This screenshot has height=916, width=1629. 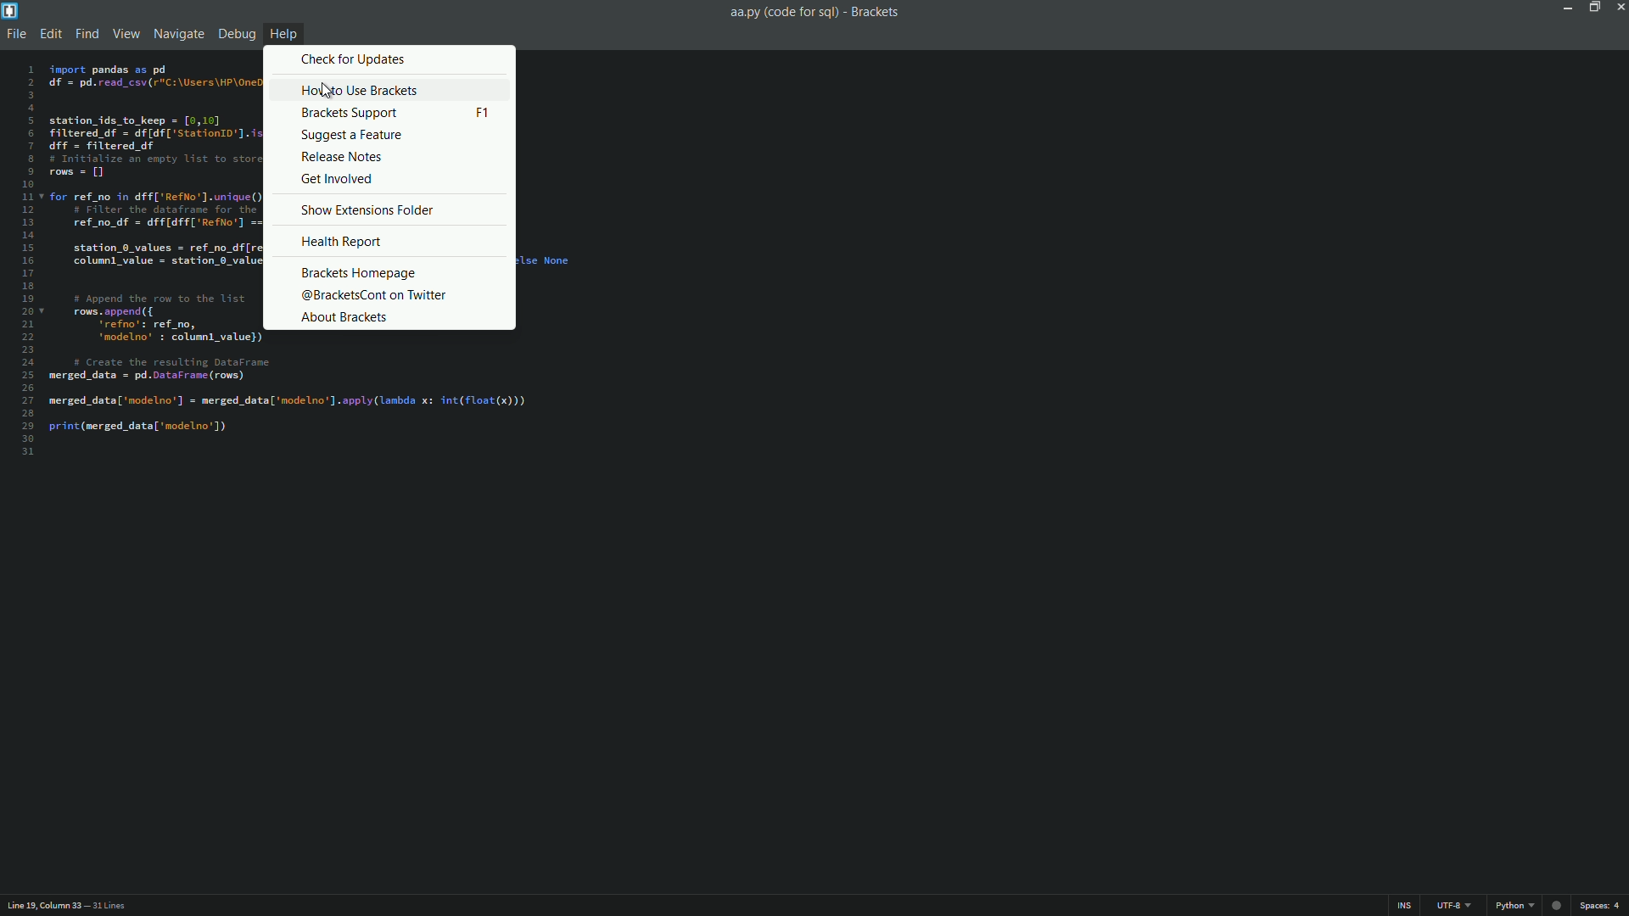 What do you see at coordinates (344, 316) in the screenshot?
I see `about brackets` at bounding box center [344, 316].